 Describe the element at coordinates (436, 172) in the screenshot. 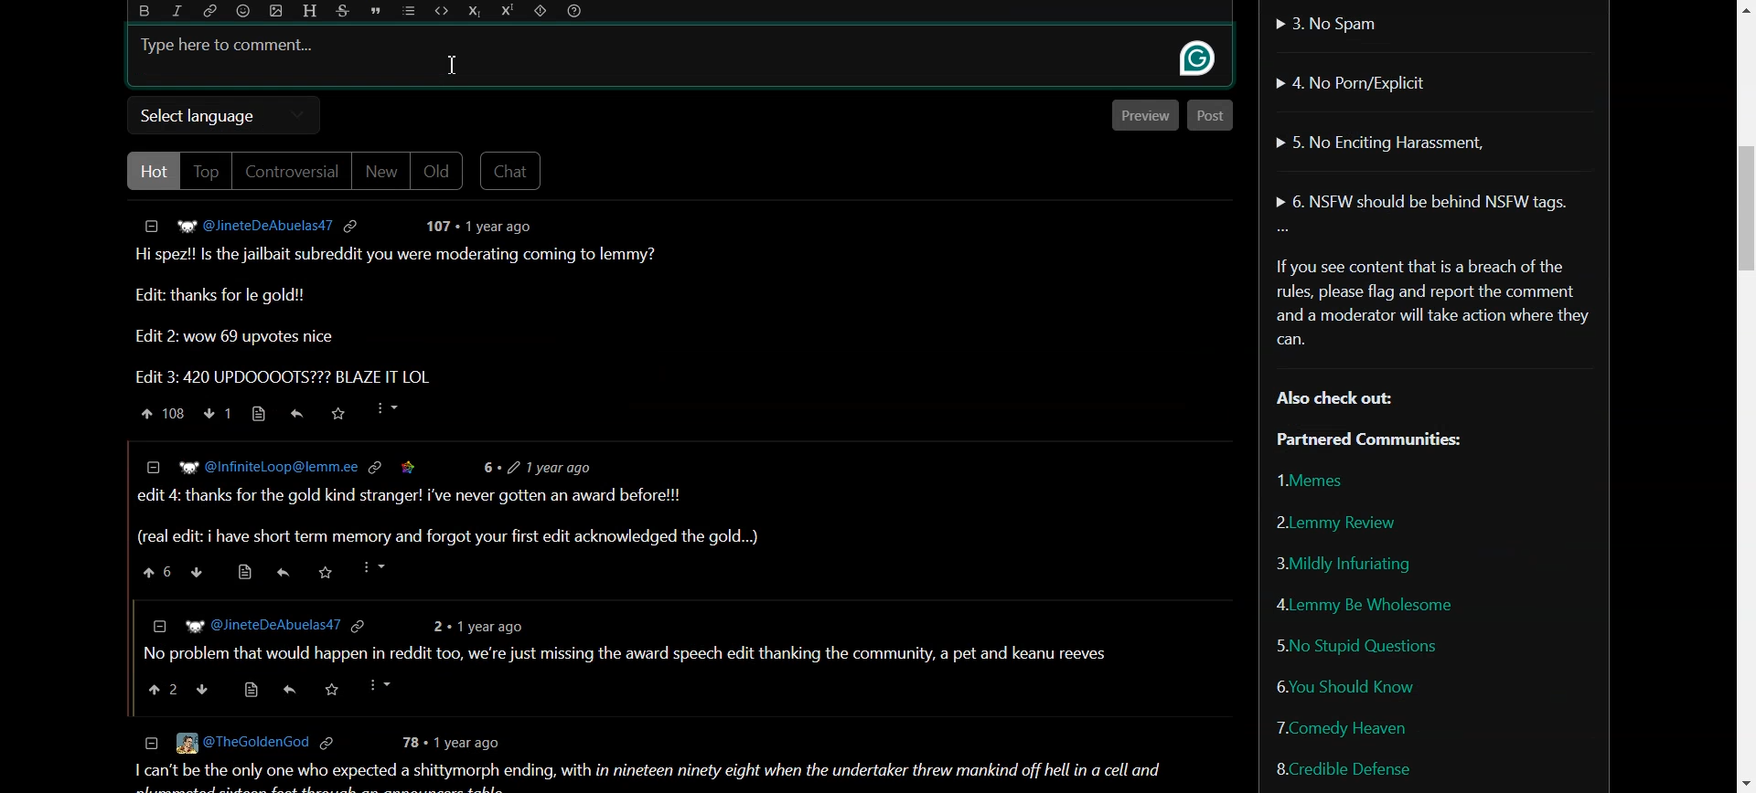

I see `Old` at that location.